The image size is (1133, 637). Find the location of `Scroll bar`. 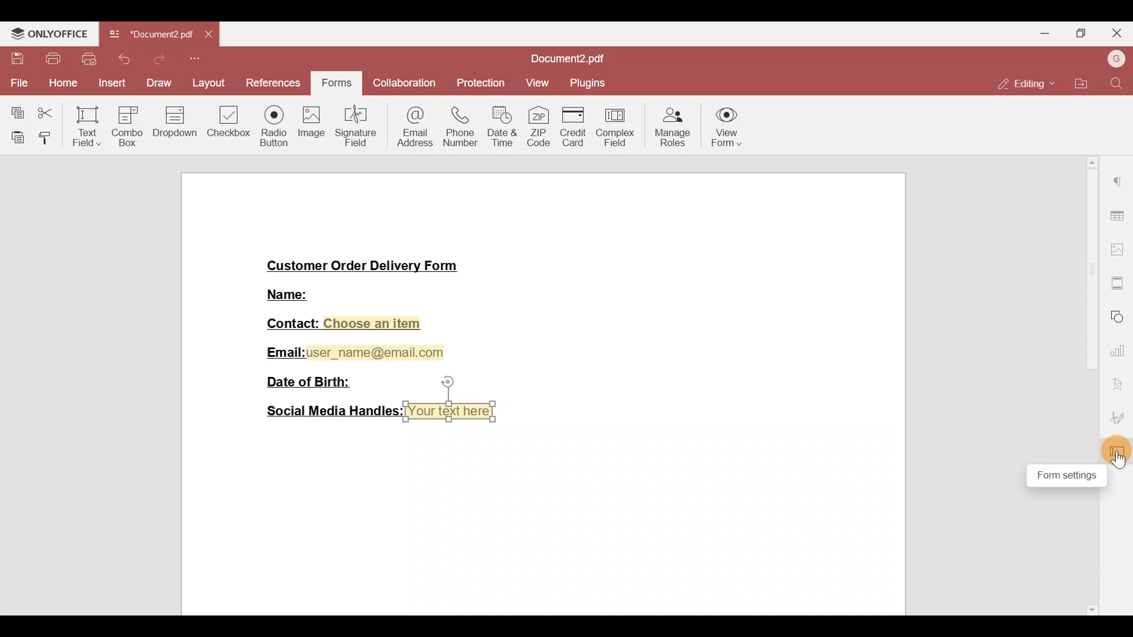

Scroll bar is located at coordinates (1091, 307).